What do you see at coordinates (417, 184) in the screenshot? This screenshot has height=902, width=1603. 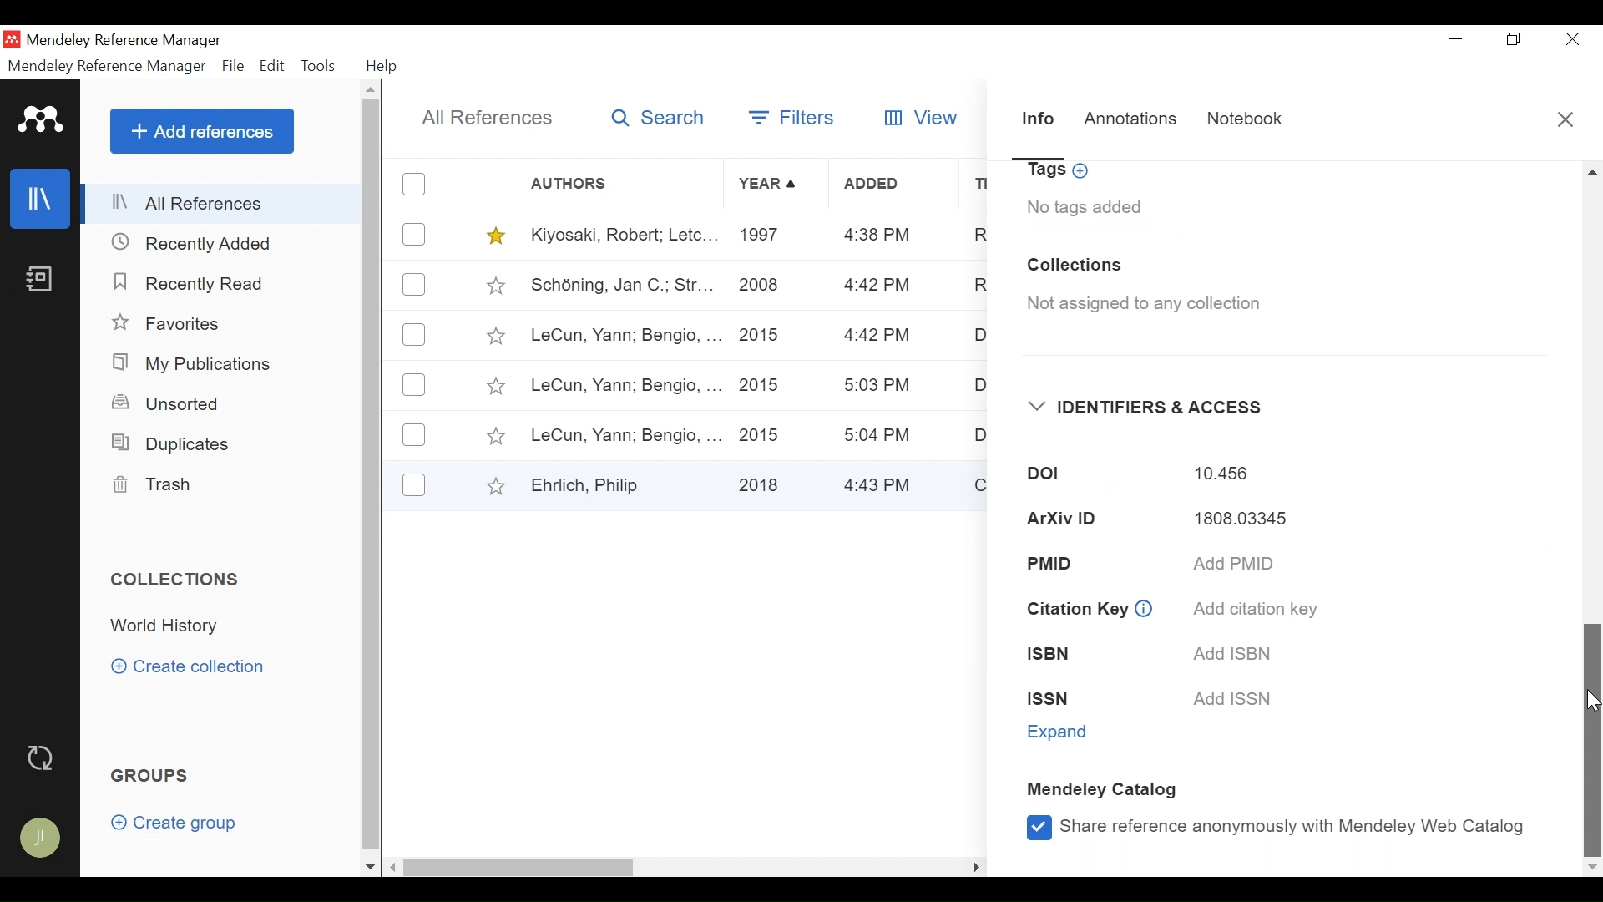 I see `(un)select` at bounding box center [417, 184].